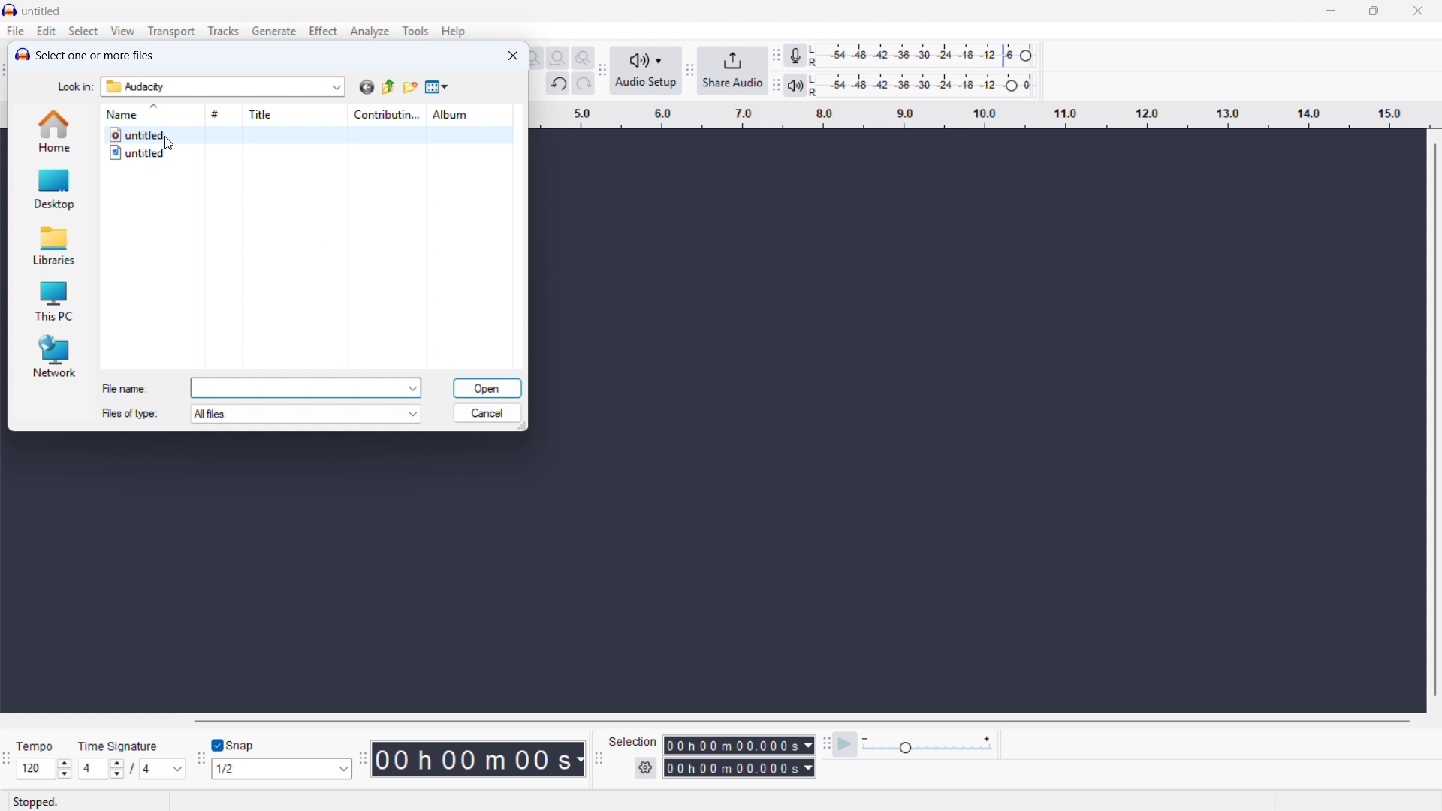 The width and height of the screenshot is (1442, 811). Describe the element at coordinates (733, 71) in the screenshot. I see `Share audio ` at that location.